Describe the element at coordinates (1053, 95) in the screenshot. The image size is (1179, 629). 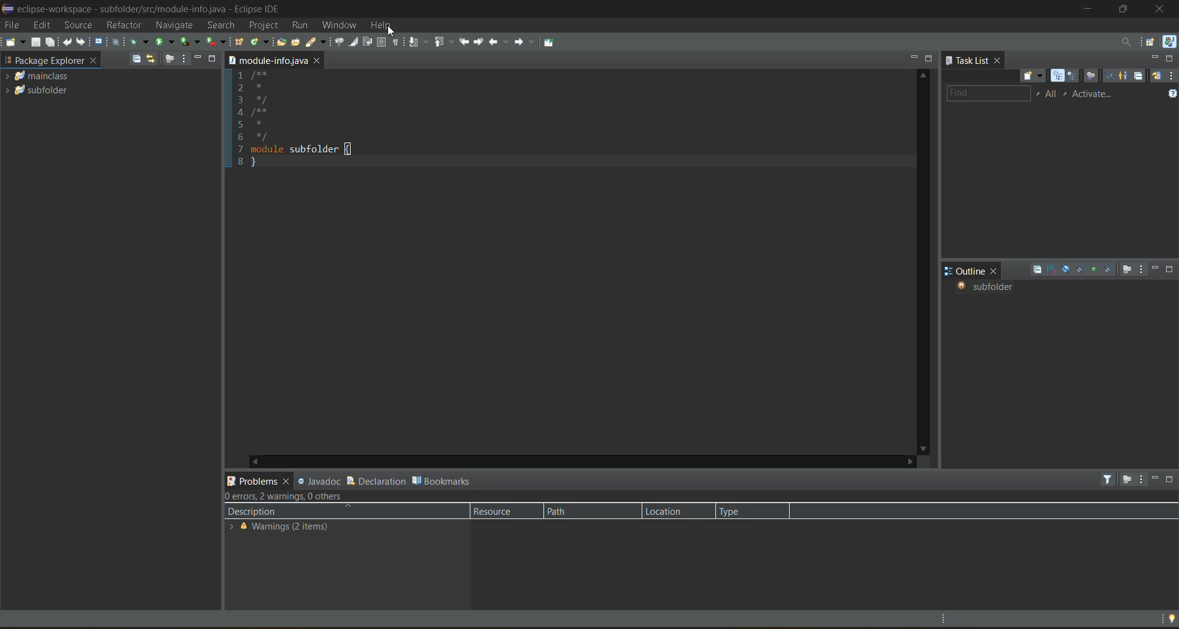
I see `edit task working sets` at that location.